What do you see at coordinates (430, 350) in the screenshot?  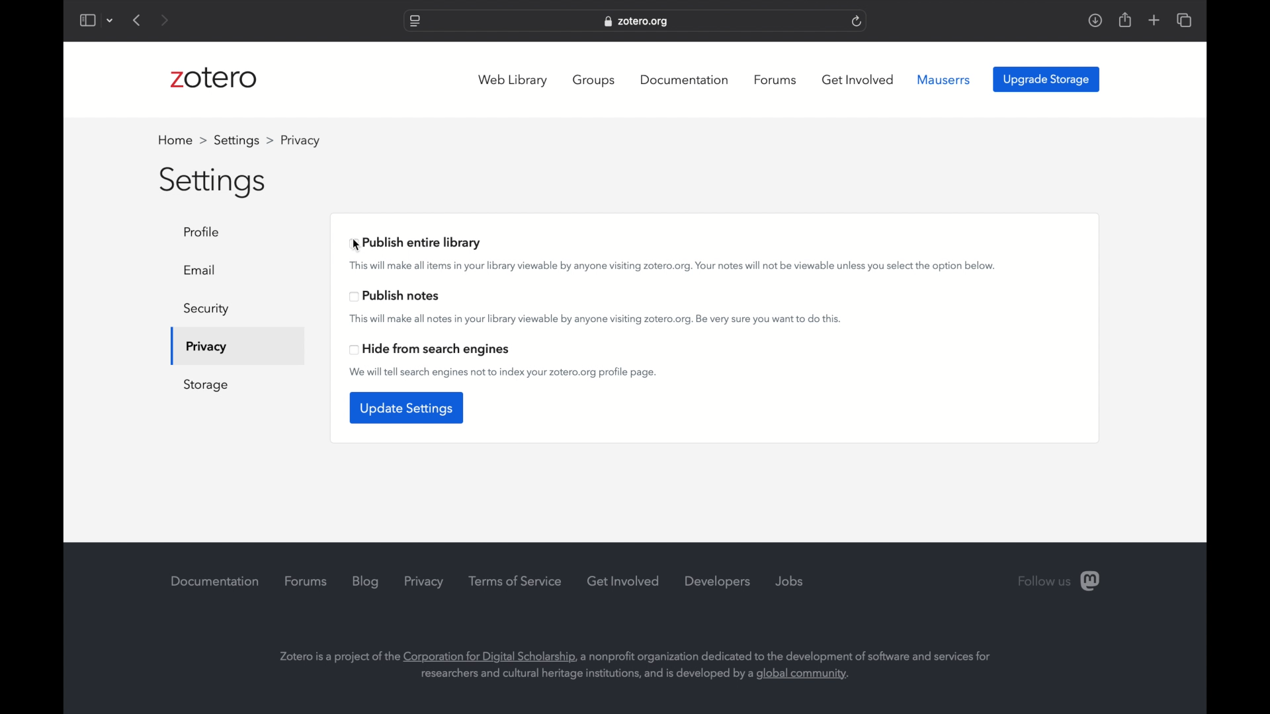 I see `head from search engines` at bounding box center [430, 350].